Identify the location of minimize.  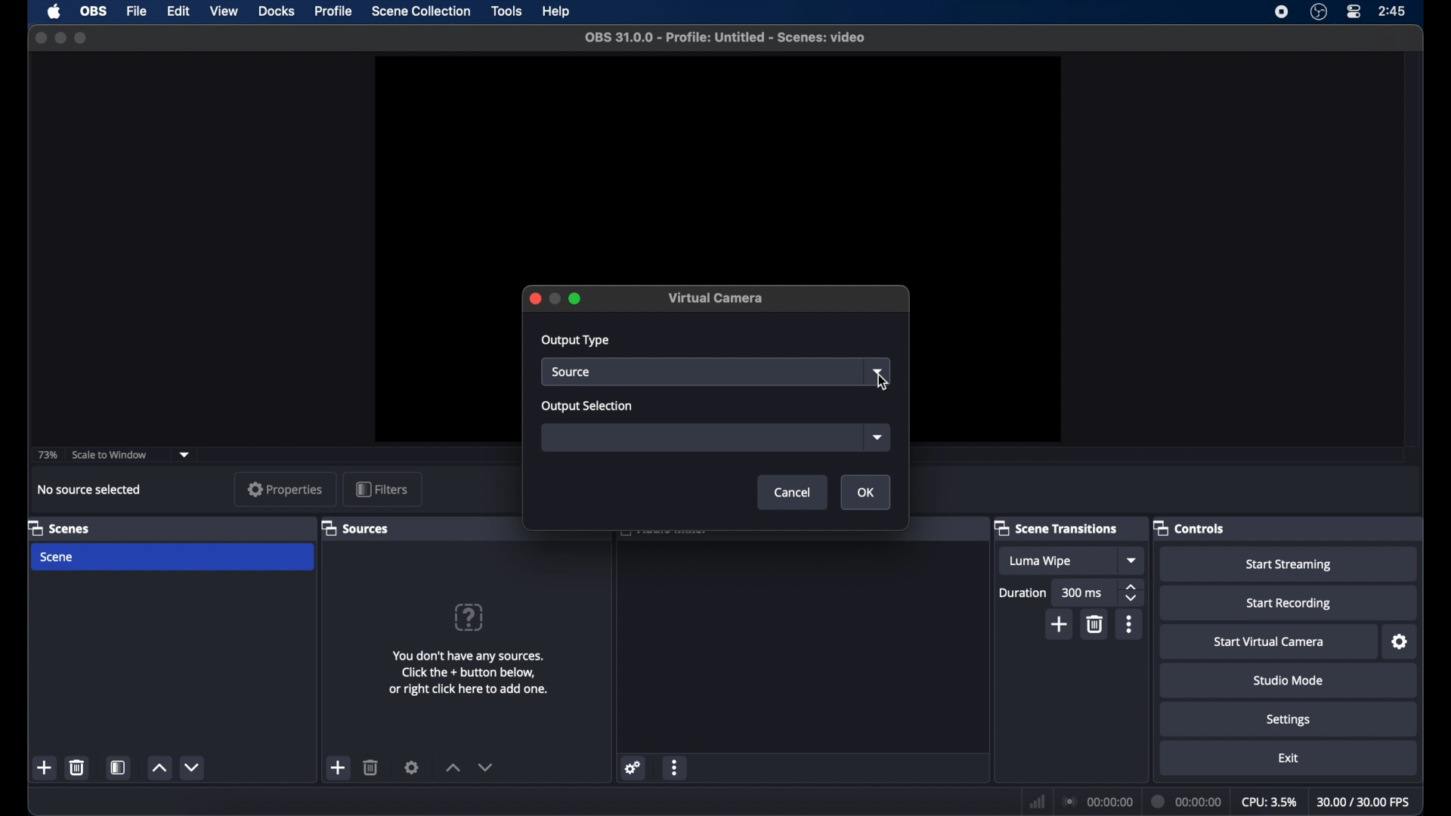
(60, 39).